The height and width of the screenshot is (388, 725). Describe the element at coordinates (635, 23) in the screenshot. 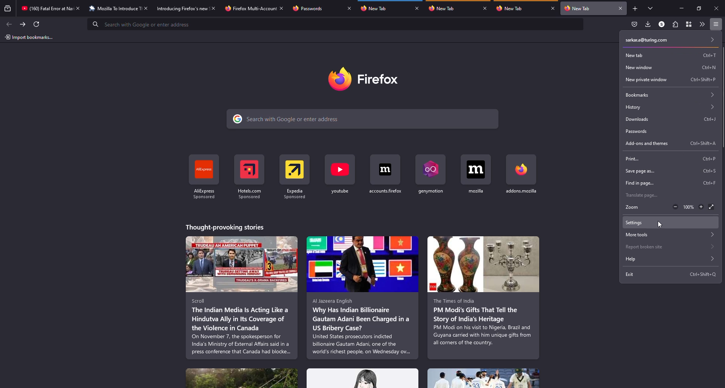

I see `save to pocket` at that location.